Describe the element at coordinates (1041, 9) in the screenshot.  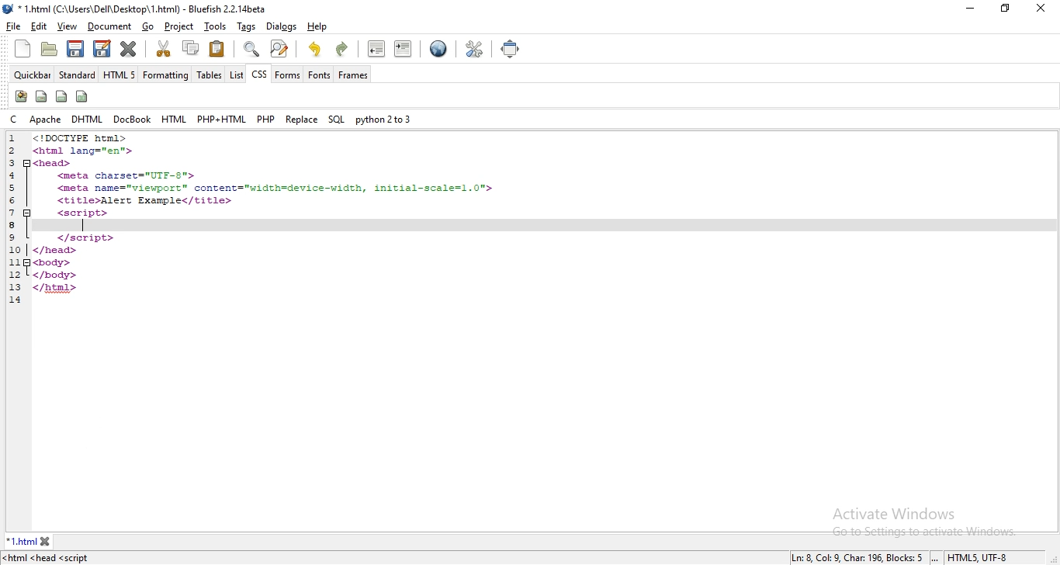
I see `close` at that location.